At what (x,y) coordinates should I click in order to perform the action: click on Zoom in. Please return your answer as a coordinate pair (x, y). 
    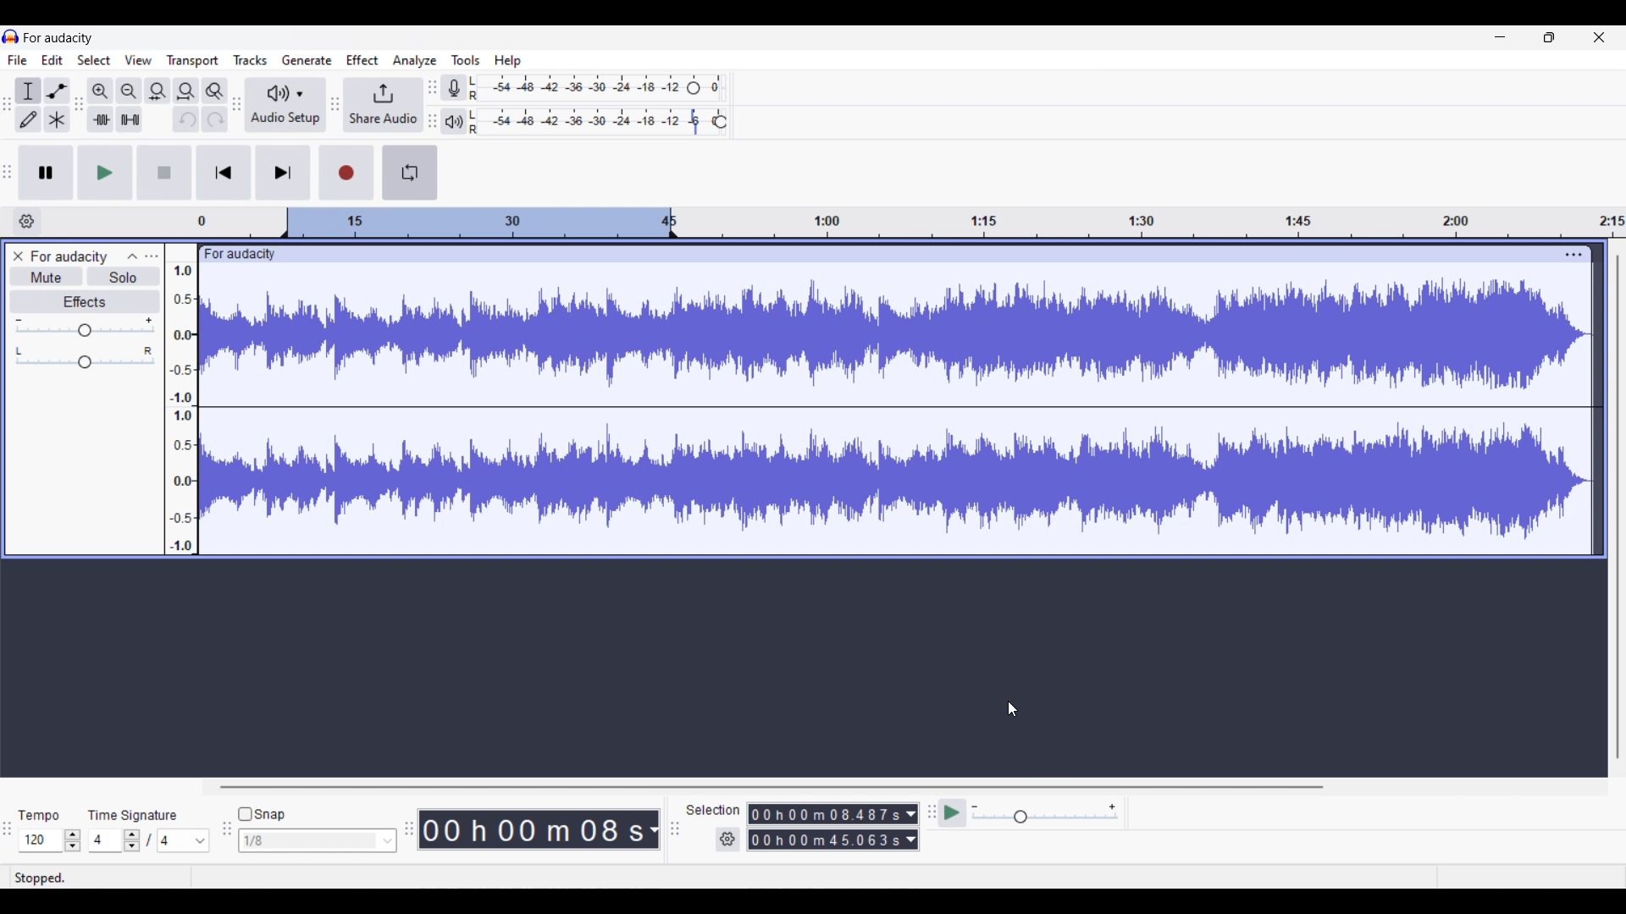
    Looking at the image, I should click on (100, 91).